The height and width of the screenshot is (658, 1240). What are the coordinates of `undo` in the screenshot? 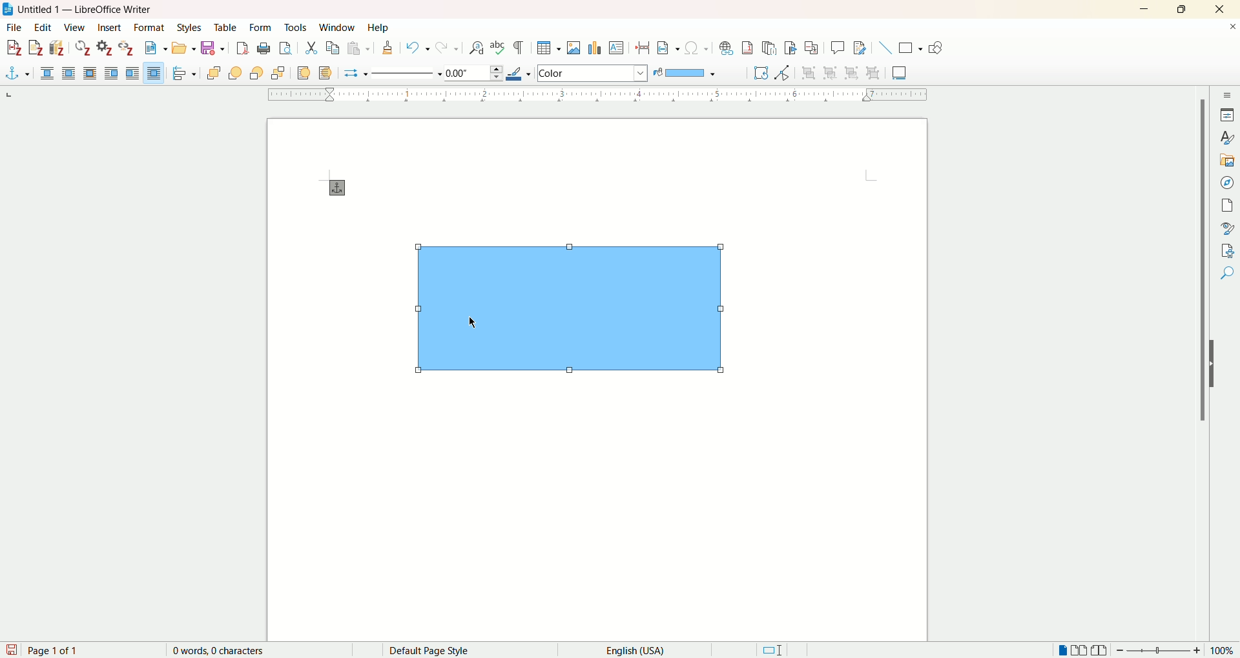 It's located at (416, 46).